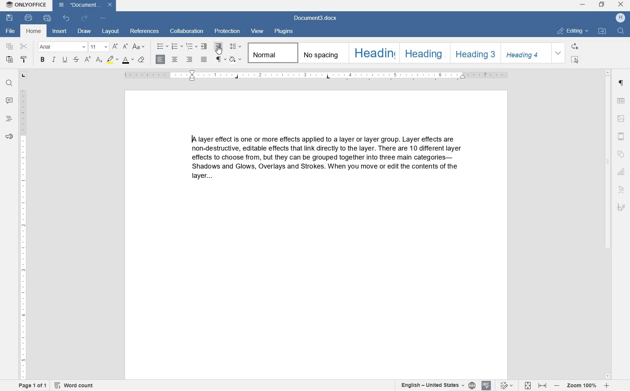 Image resolution: width=630 pixels, height=391 pixels. Describe the element at coordinates (84, 6) in the screenshot. I see `Document3.docx` at that location.